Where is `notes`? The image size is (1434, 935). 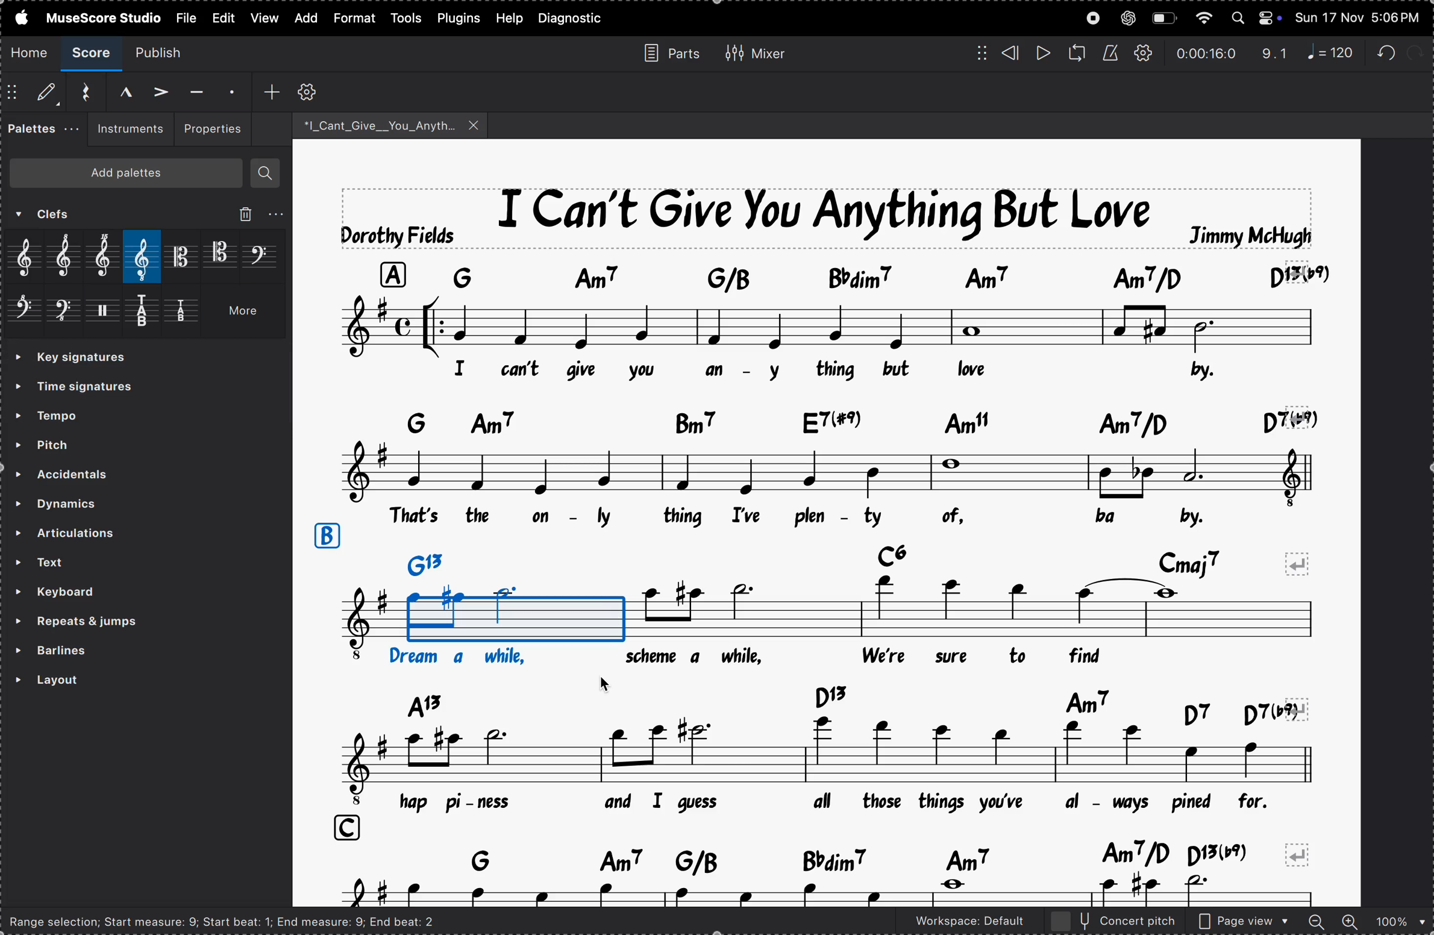 notes is located at coordinates (824, 759).